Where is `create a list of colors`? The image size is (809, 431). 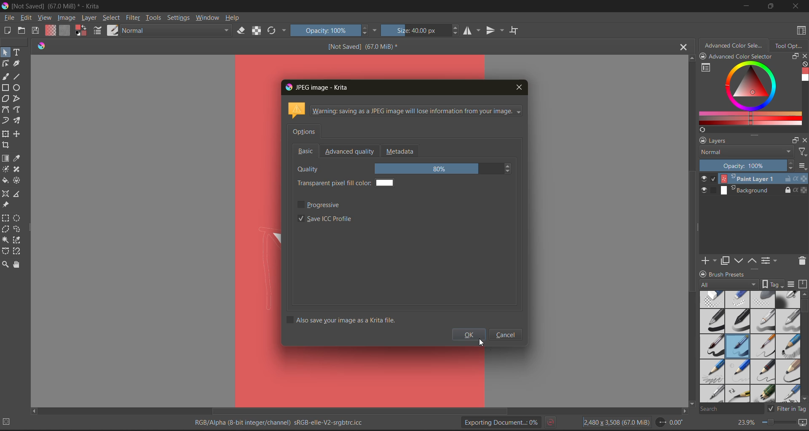 create a list of colors is located at coordinates (702, 130).